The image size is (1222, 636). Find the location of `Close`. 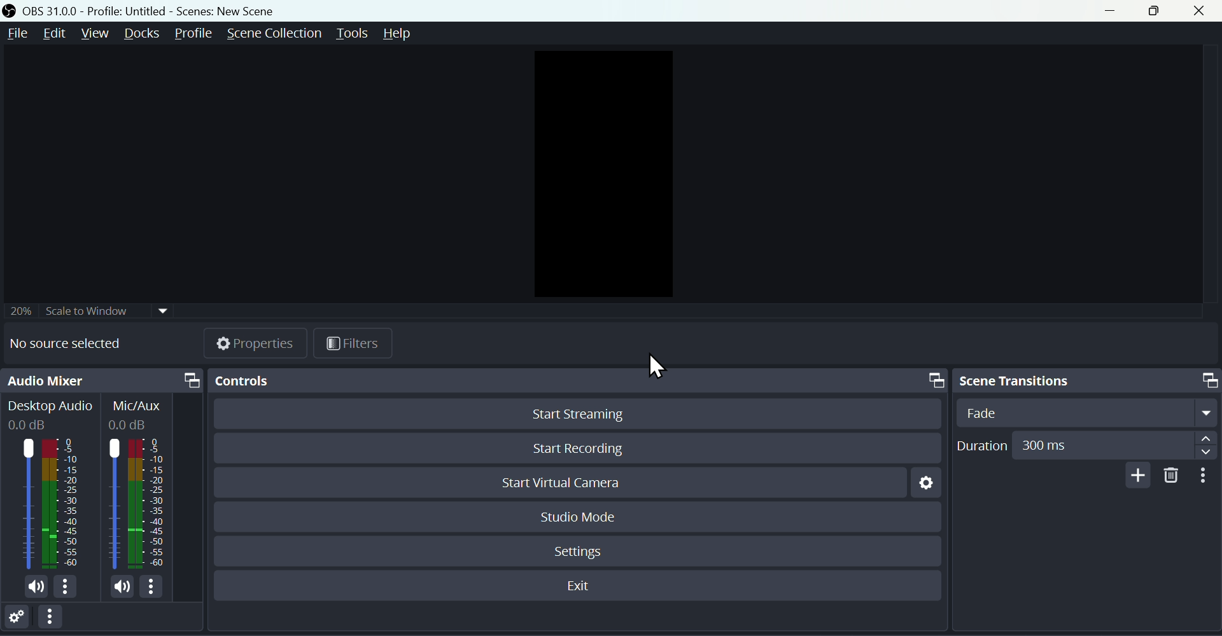

Close is located at coordinates (1205, 11).